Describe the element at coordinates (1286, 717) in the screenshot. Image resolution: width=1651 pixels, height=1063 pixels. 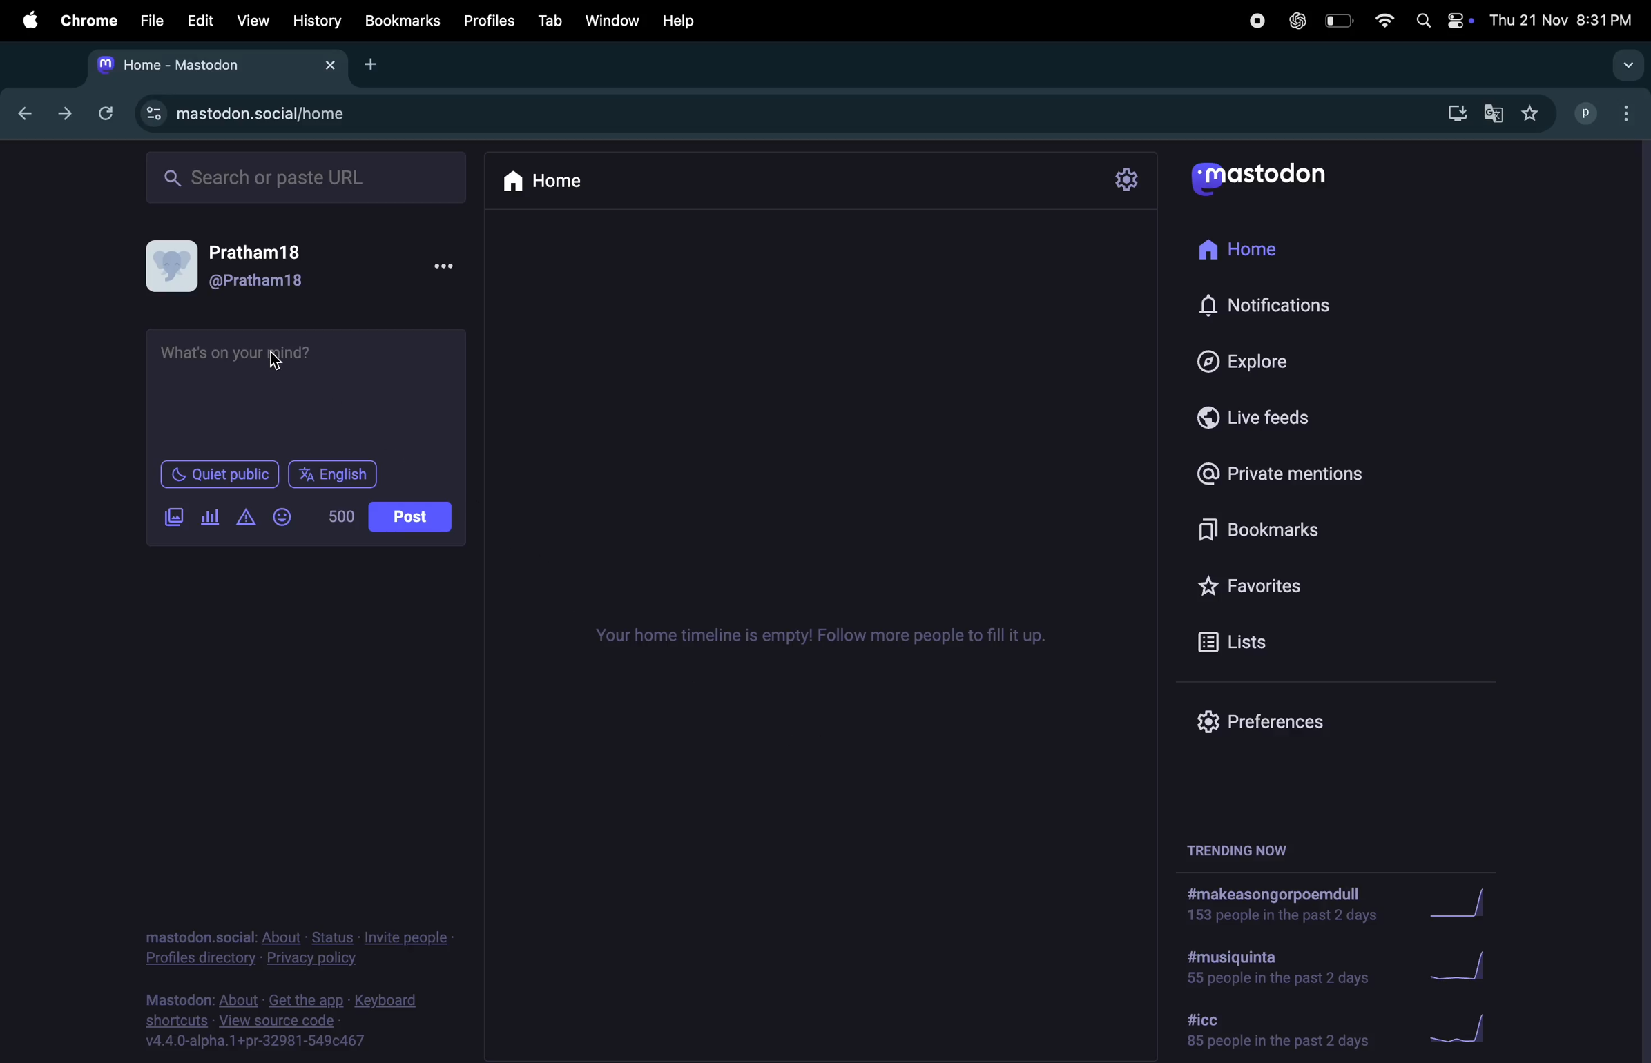
I see `prefrences` at that location.